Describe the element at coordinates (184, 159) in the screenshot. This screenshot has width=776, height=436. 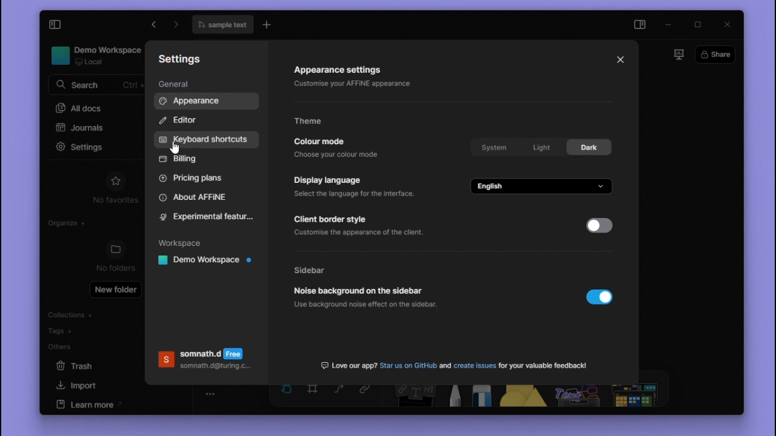
I see `Billing` at that location.